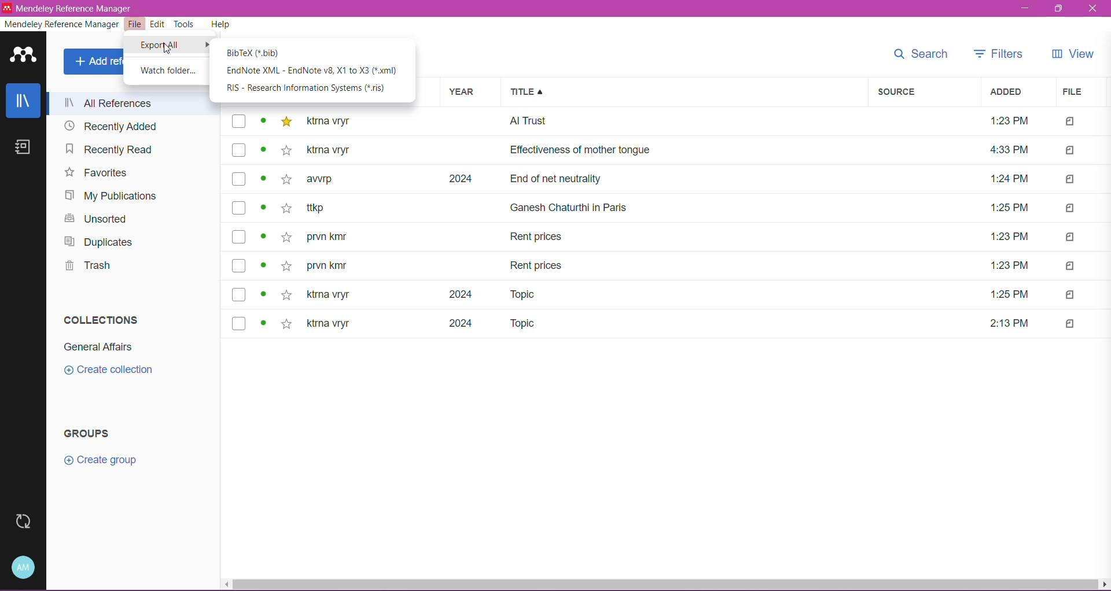  I want to click on File, so click(136, 24).